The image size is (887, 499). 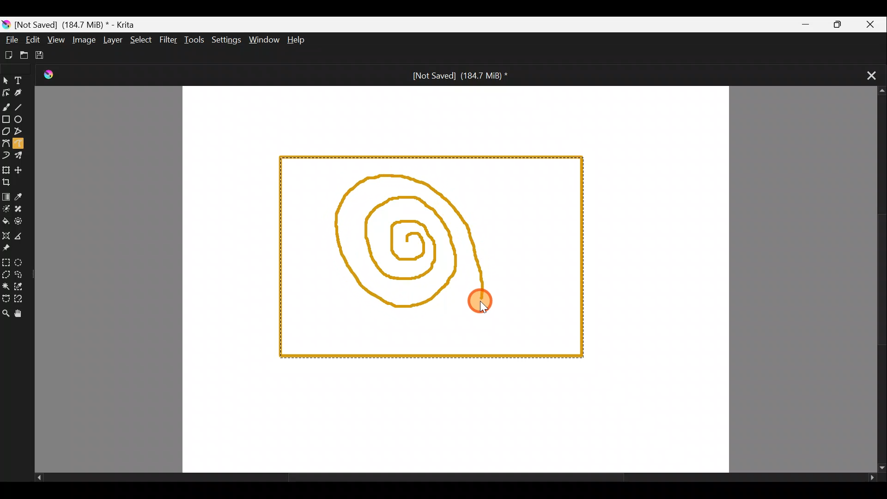 What do you see at coordinates (79, 24) in the screenshot?
I see `) [Not Saved] (184.7 MiB) * - Krita` at bounding box center [79, 24].